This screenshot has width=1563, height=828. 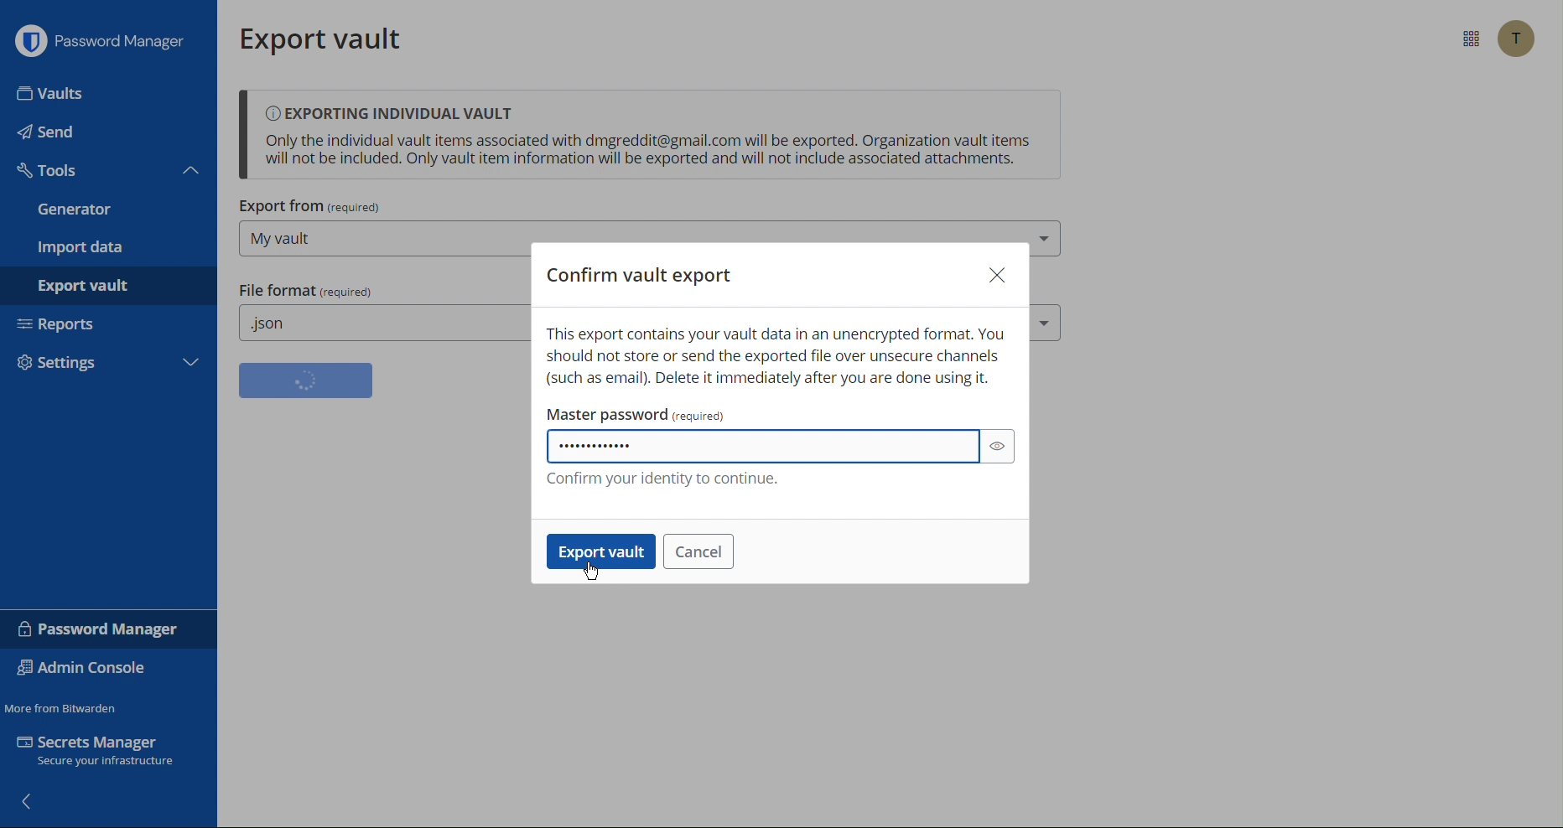 What do you see at coordinates (64, 705) in the screenshot?
I see `Move from Bitwarden` at bounding box center [64, 705].